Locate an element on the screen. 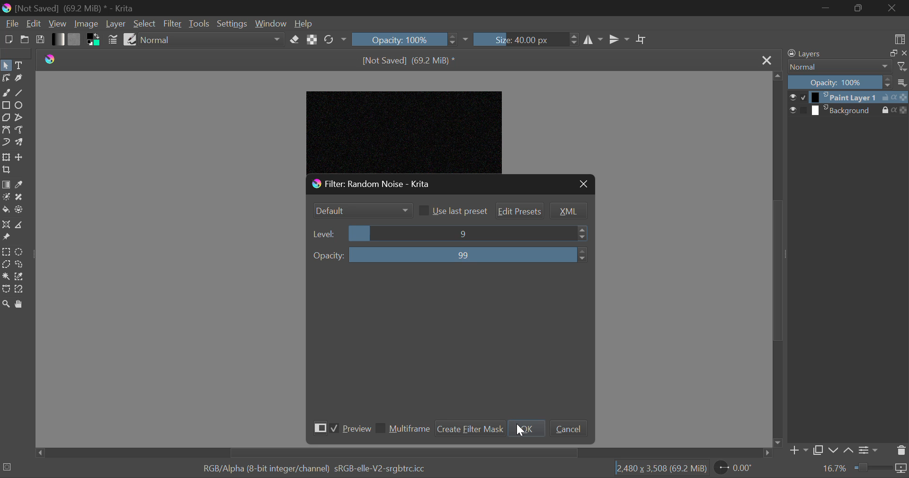 The height and width of the screenshot is (478, 909). View is located at coordinates (58, 24).